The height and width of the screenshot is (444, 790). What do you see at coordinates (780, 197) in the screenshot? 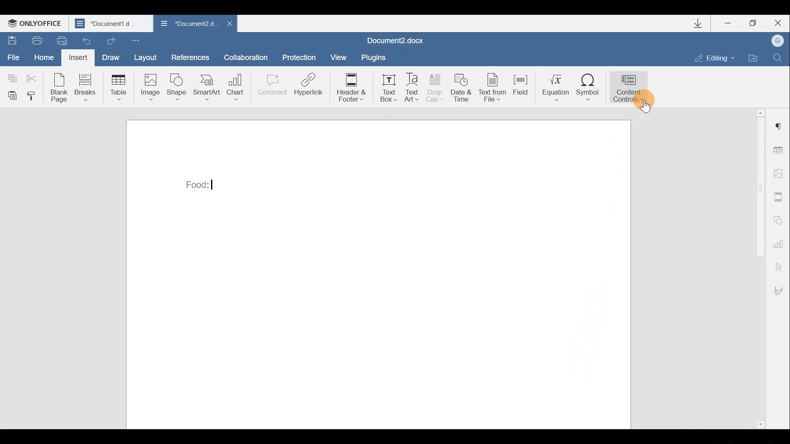
I see `Header & footer settings` at bounding box center [780, 197].